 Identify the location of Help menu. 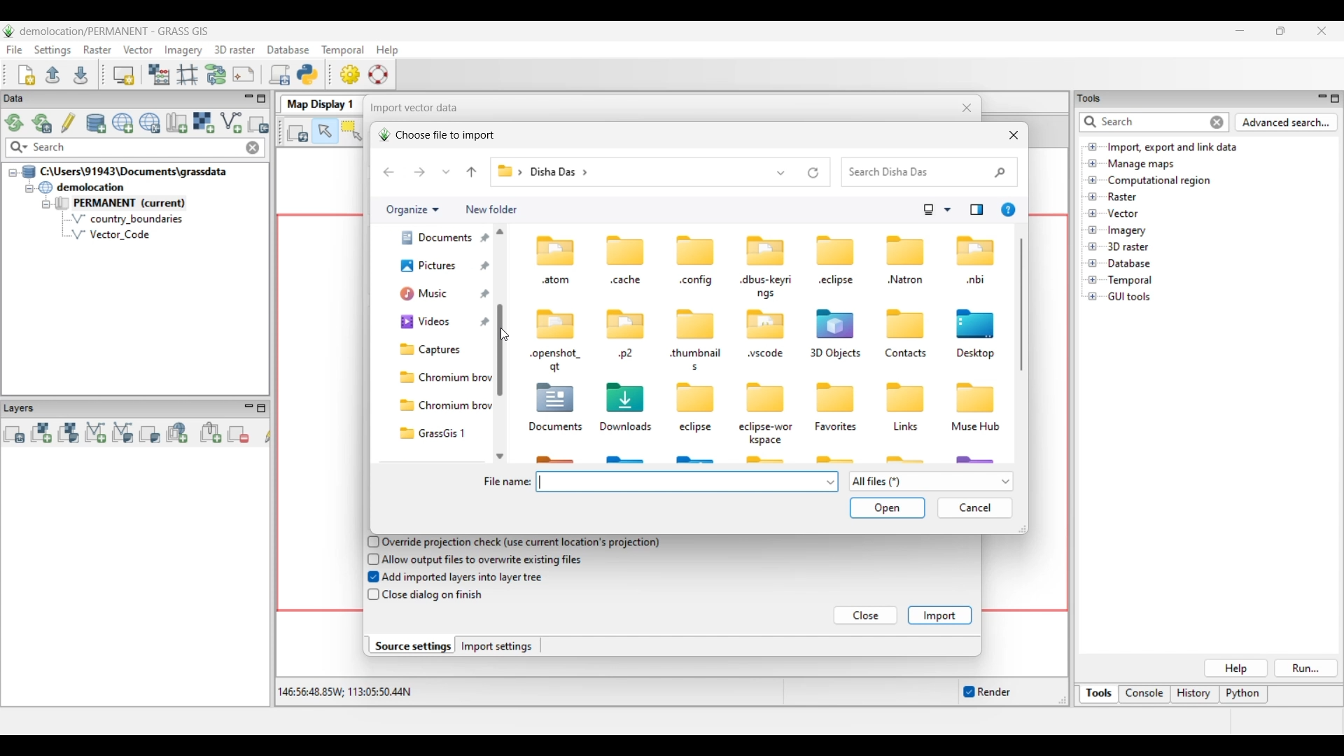
(387, 50).